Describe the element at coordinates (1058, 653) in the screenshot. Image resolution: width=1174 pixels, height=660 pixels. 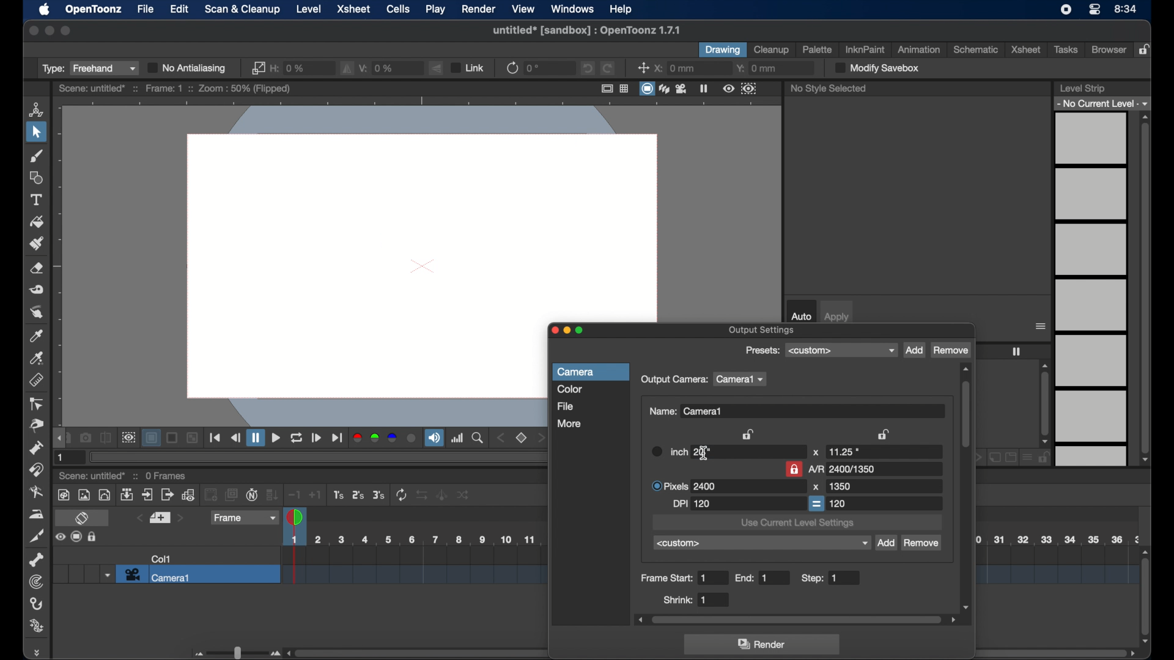
I see `scroll bar` at that location.